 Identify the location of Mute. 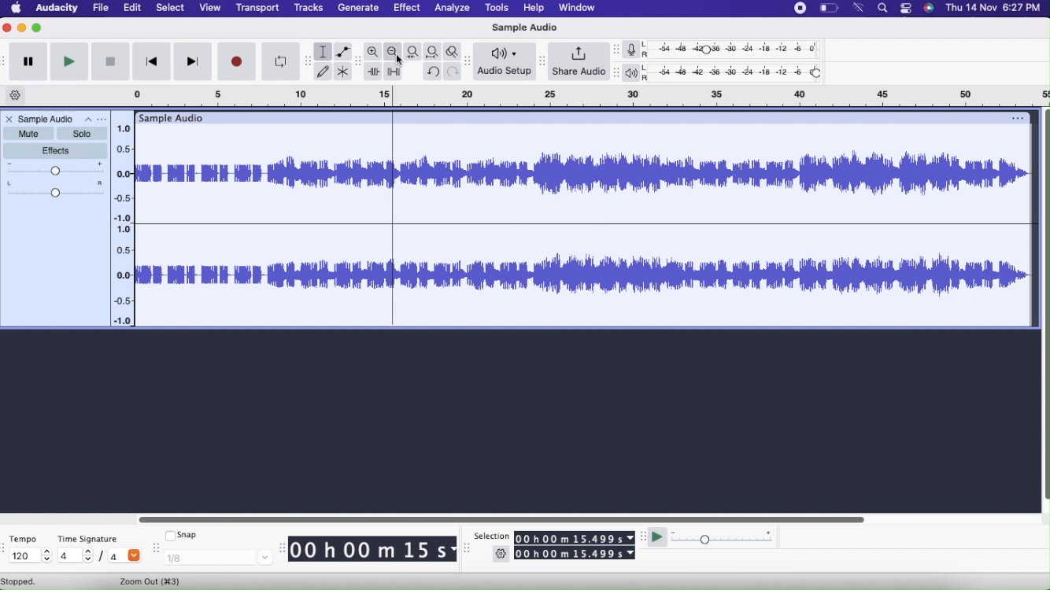
(28, 133).